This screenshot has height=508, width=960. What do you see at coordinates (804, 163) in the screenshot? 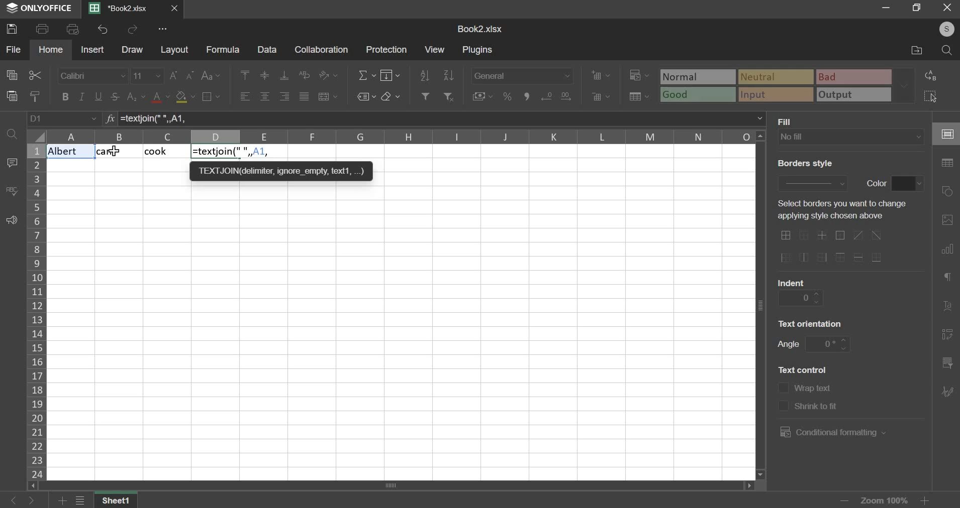
I see `text` at bounding box center [804, 163].